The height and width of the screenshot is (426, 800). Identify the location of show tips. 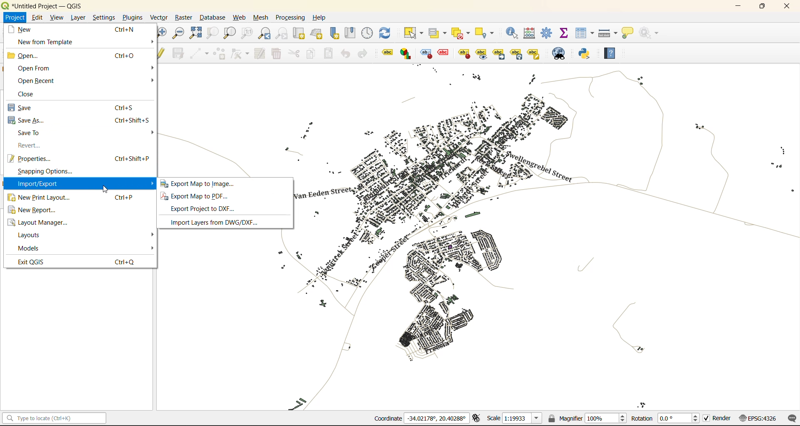
(630, 33).